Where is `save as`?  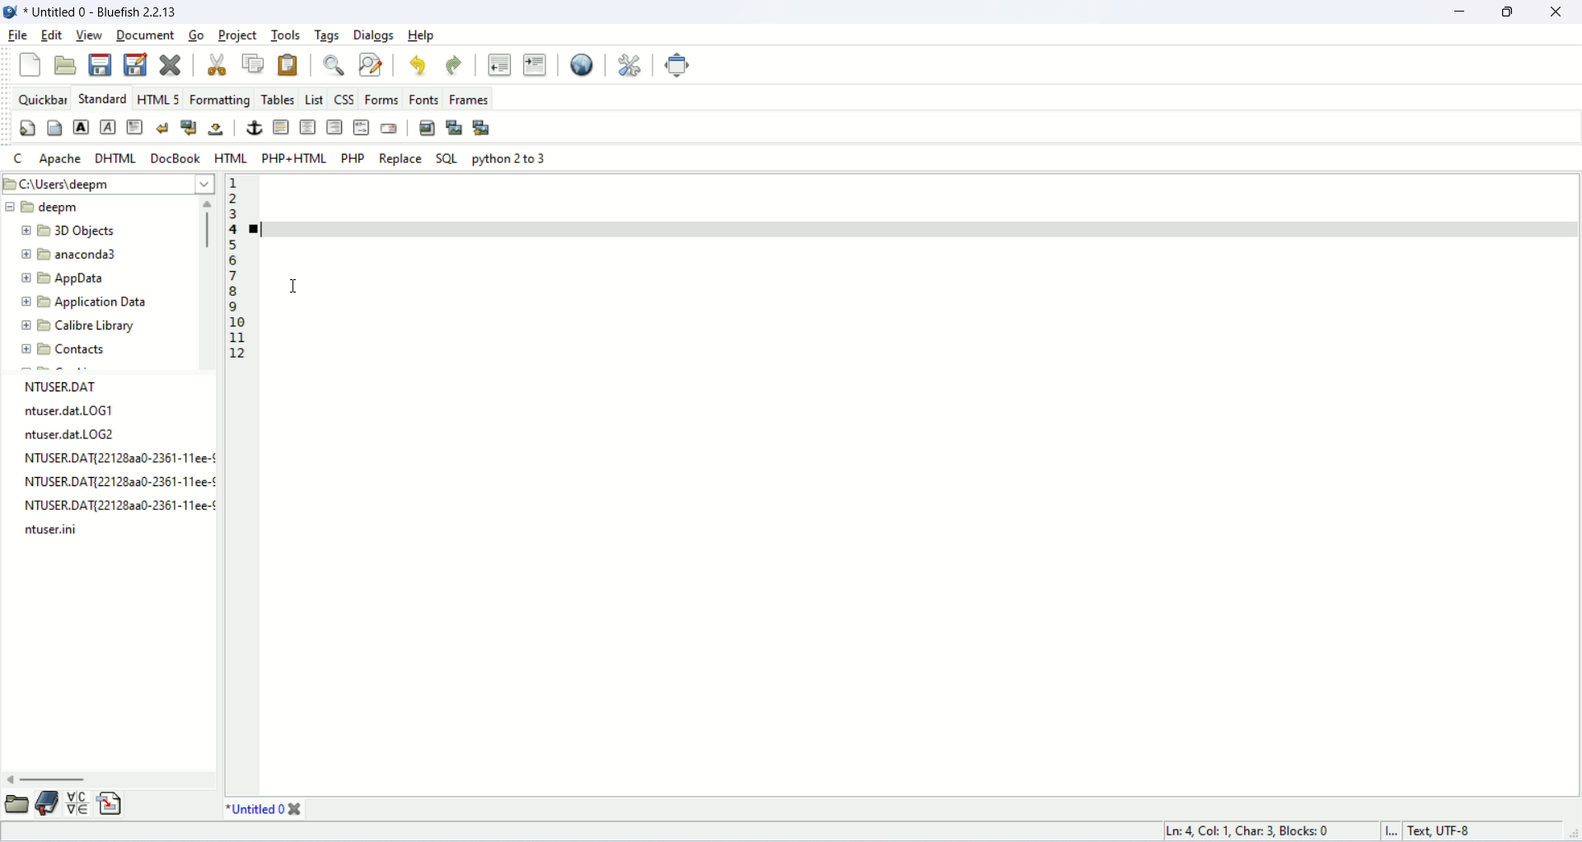
save as is located at coordinates (136, 65).